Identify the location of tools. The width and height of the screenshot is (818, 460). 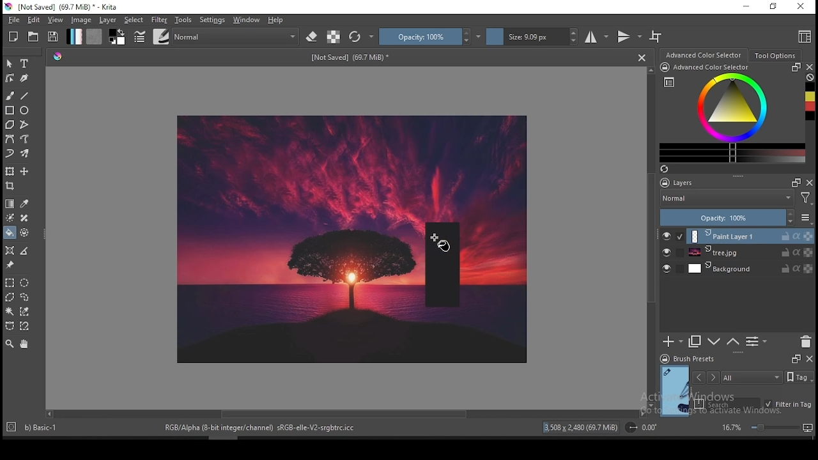
(183, 20).